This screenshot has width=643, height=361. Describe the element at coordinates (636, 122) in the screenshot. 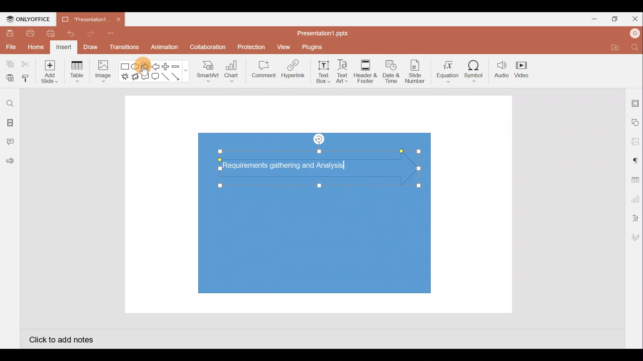

I see `Shape settings` at that location.